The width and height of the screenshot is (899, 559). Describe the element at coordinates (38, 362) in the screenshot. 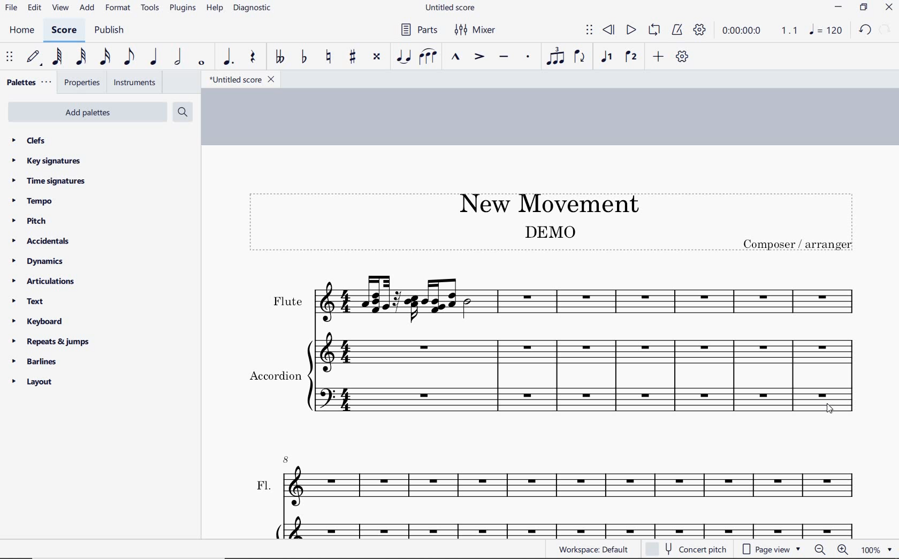

I see `barlines` at that location.